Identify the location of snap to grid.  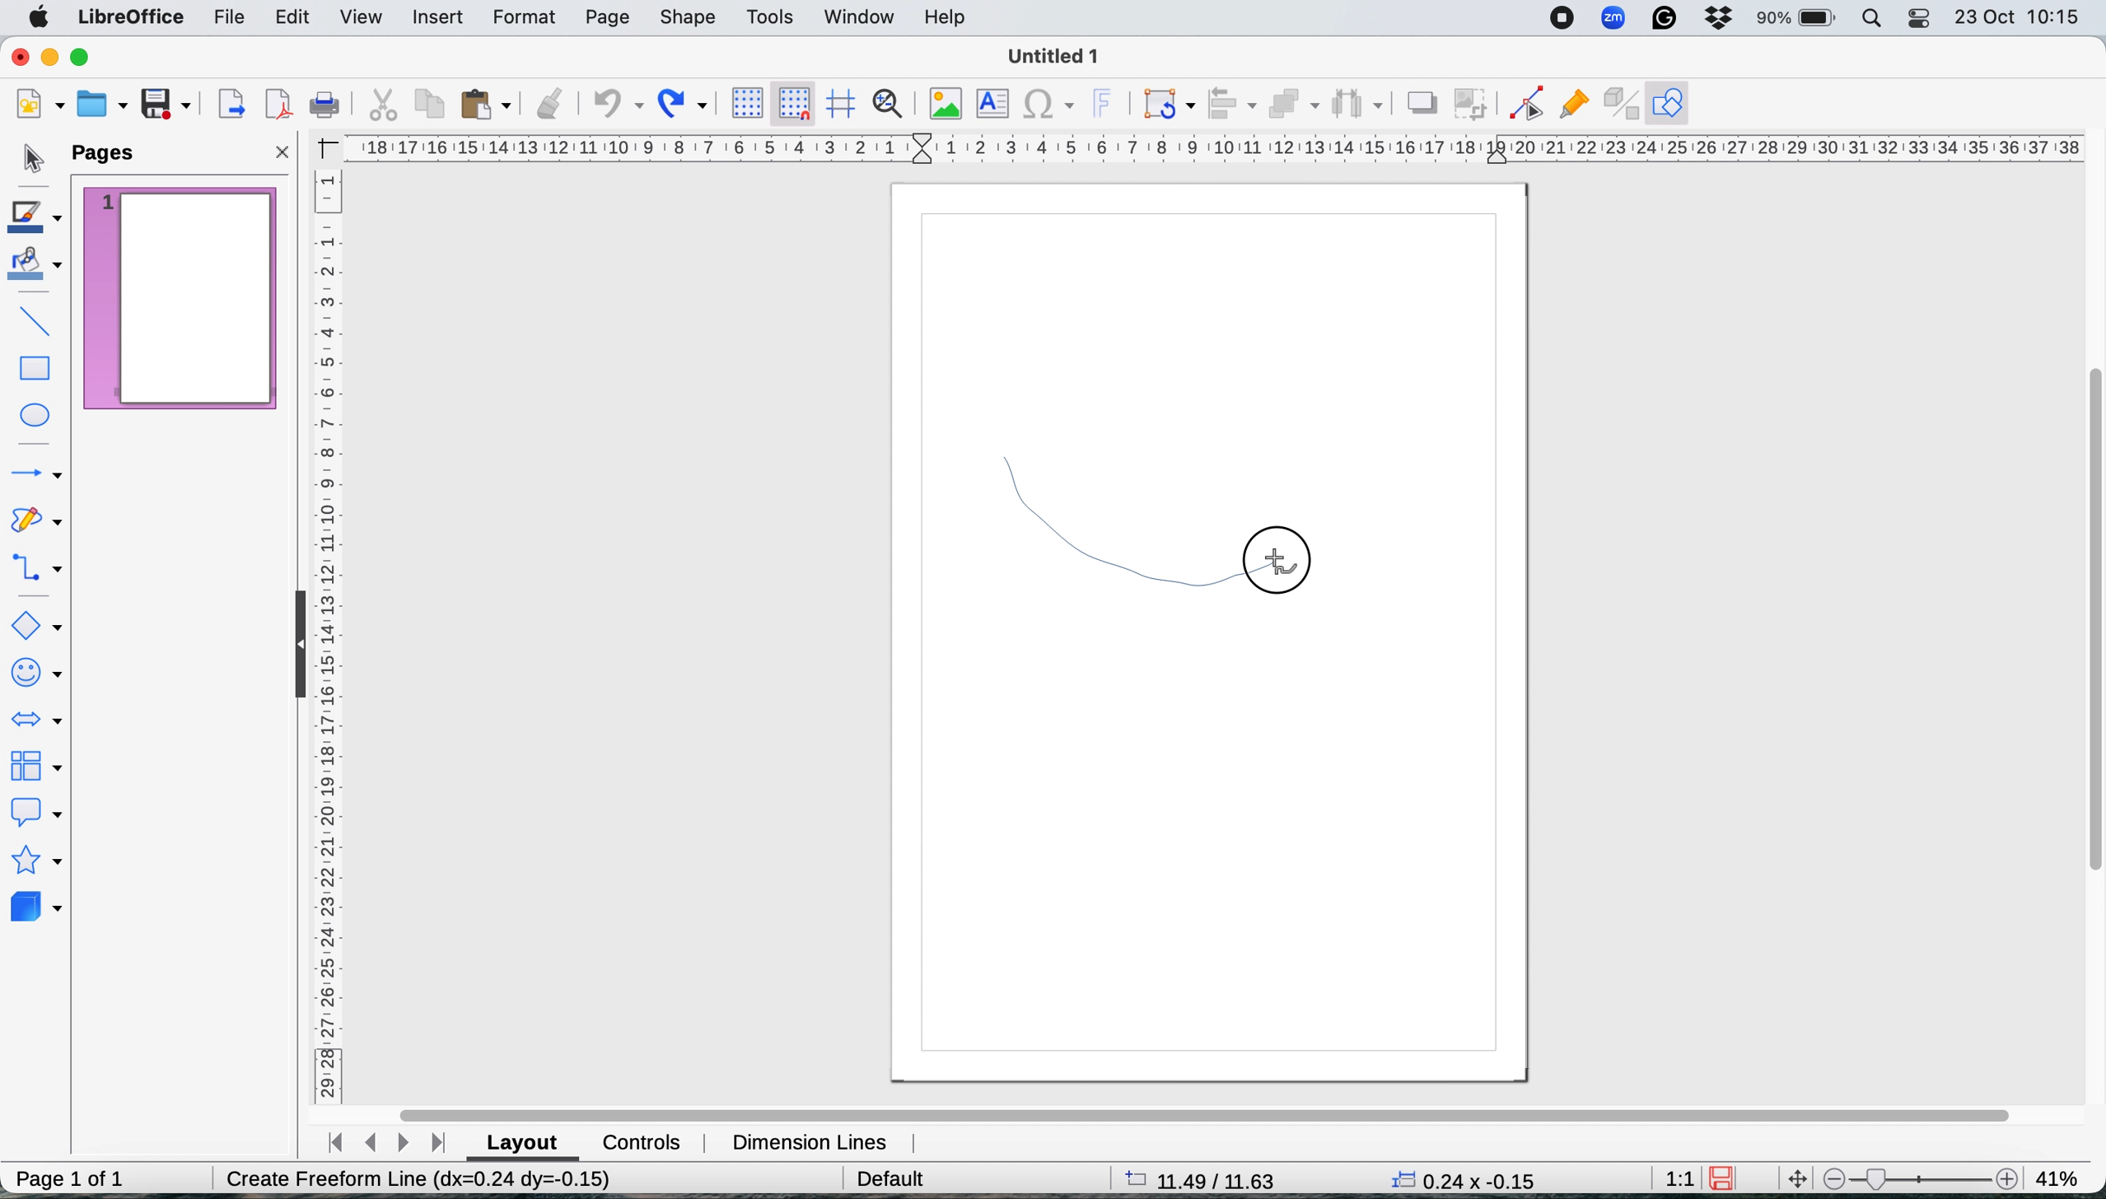
(794, 105).